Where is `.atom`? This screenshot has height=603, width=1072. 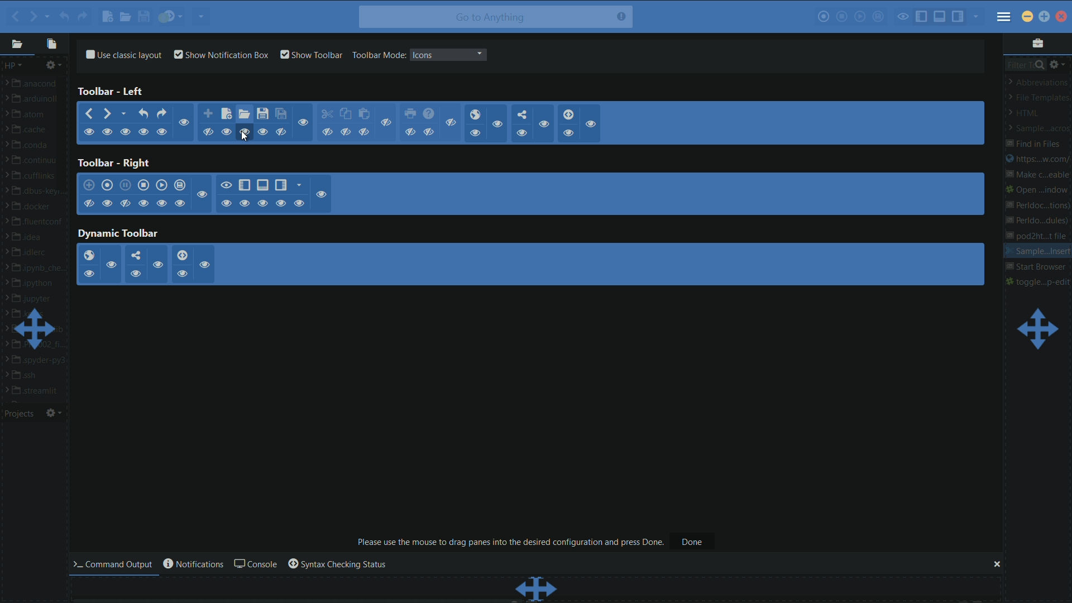
.atom is located at coordinates (31, 116).